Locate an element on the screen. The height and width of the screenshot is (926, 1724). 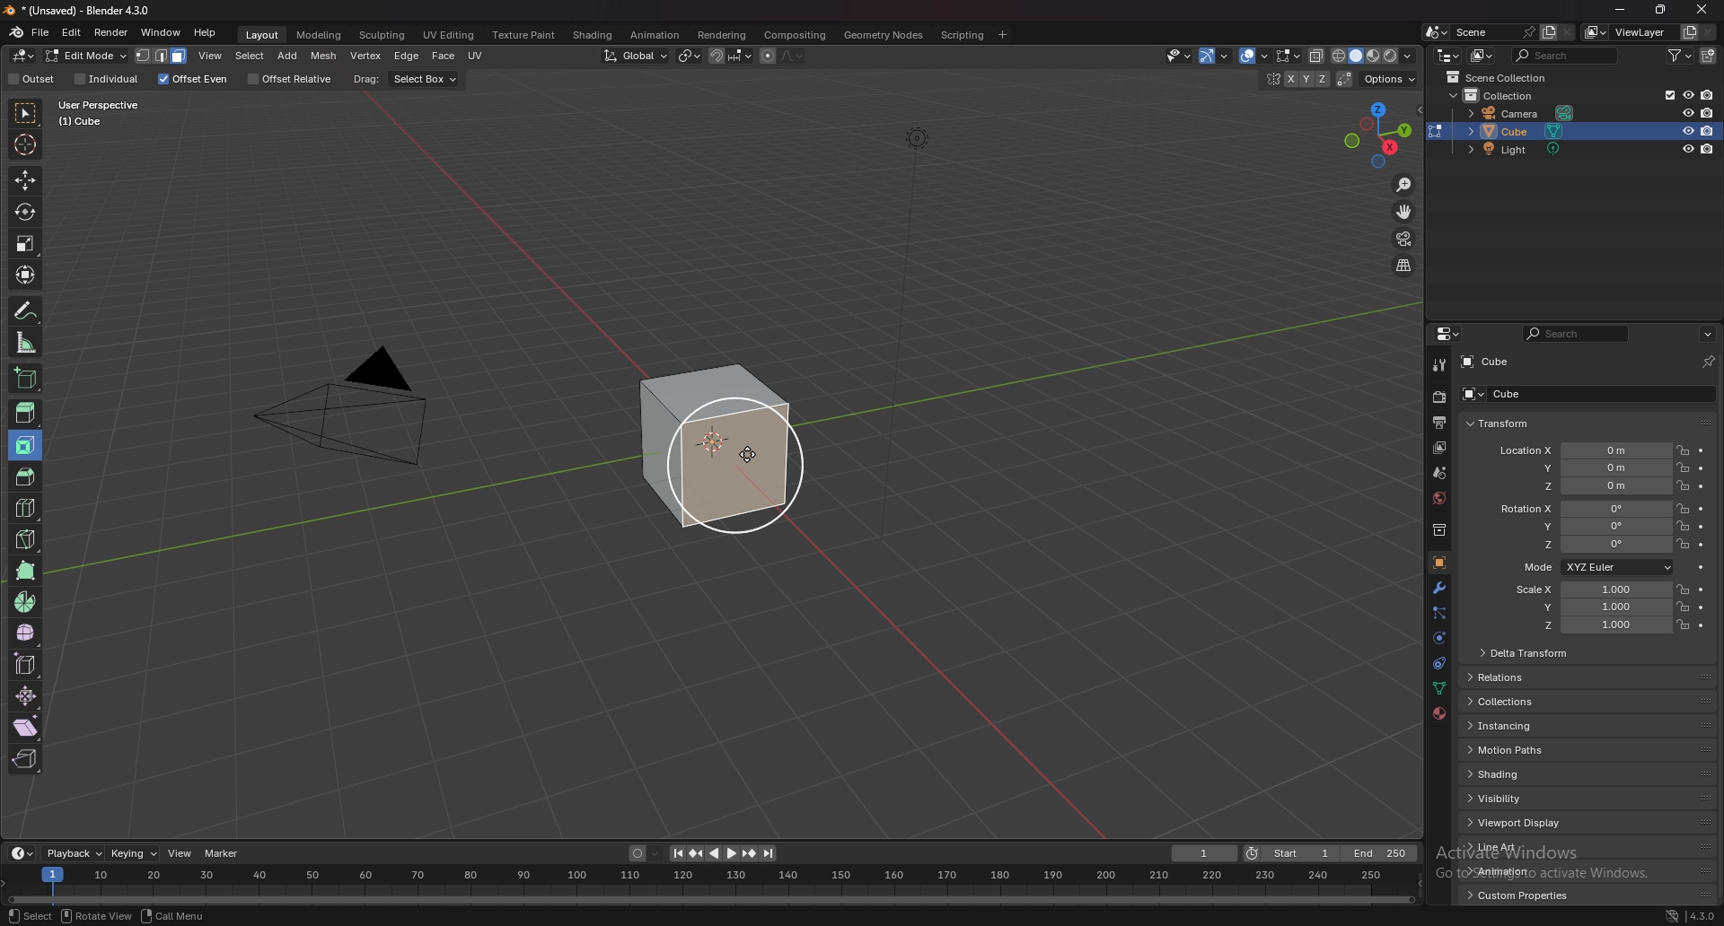
pyramid is located at coordinates (347, 421).